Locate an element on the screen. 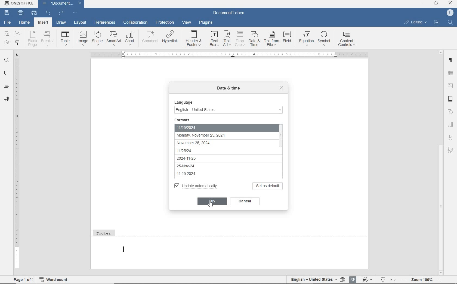 This screenshot has height=284, width=457. references is located at coordinates (105, 22).